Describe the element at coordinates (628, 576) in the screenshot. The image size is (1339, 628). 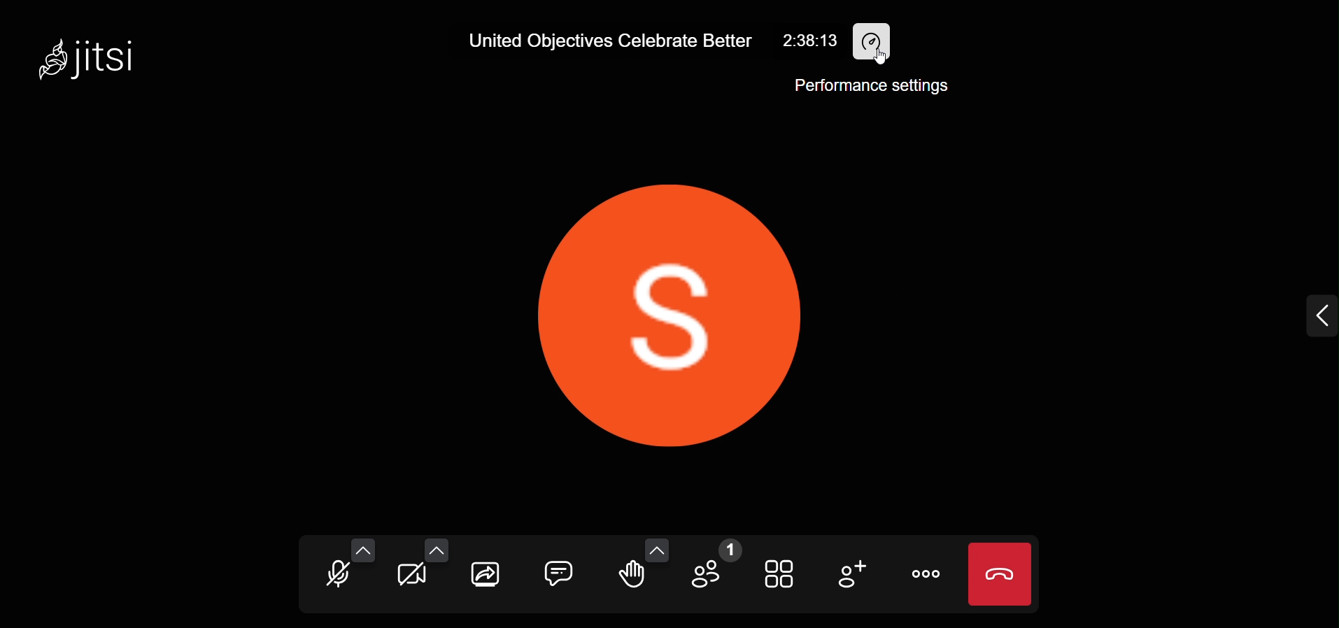
I see `raise hand` at that location.